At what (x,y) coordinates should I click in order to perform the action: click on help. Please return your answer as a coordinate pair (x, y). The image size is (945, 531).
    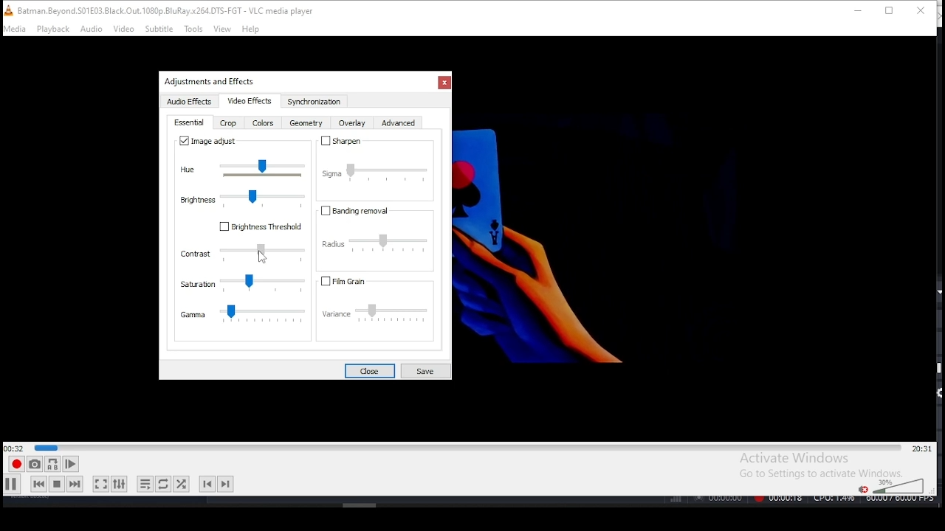
    Looking at the image, I should click on (250, 29).